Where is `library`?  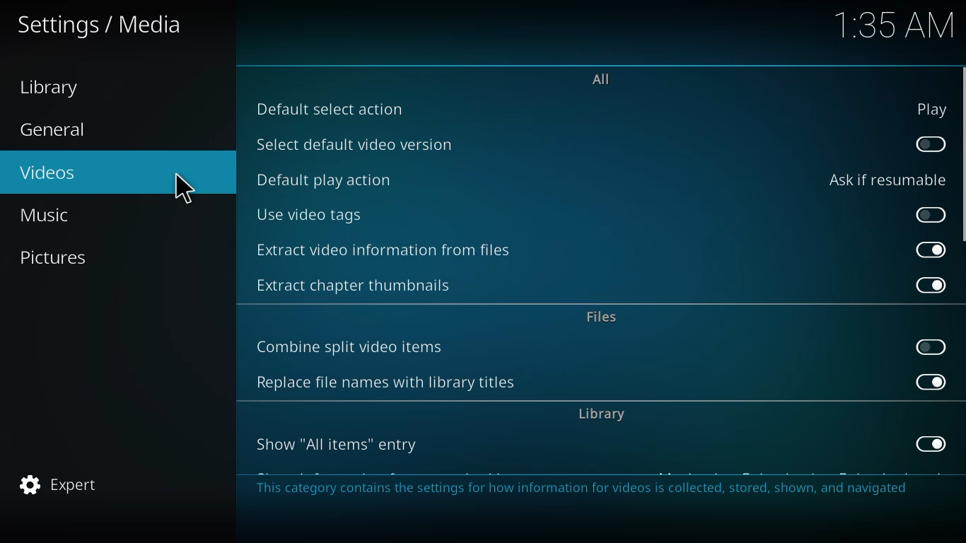
library is located at coordinates (602, 413).